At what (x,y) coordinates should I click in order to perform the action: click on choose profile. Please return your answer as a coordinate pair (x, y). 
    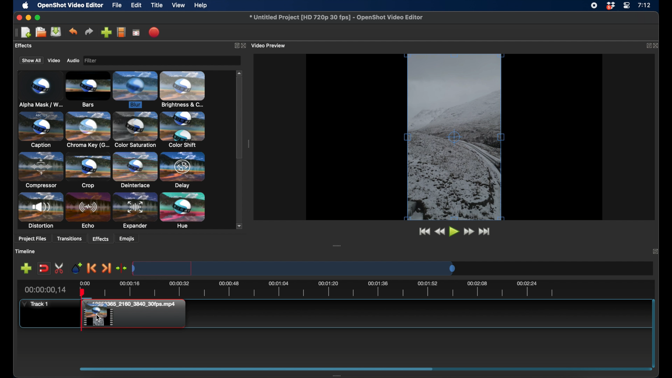
    Looking at the image, I should click on (121, 32).